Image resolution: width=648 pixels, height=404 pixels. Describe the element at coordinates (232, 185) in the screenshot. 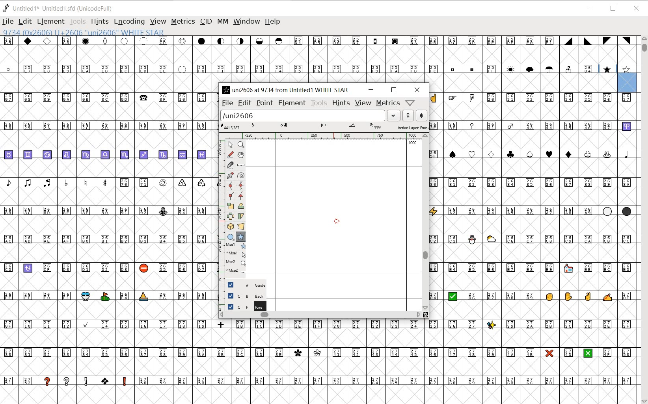

I see `ADD A CURVE POINT` at that location.